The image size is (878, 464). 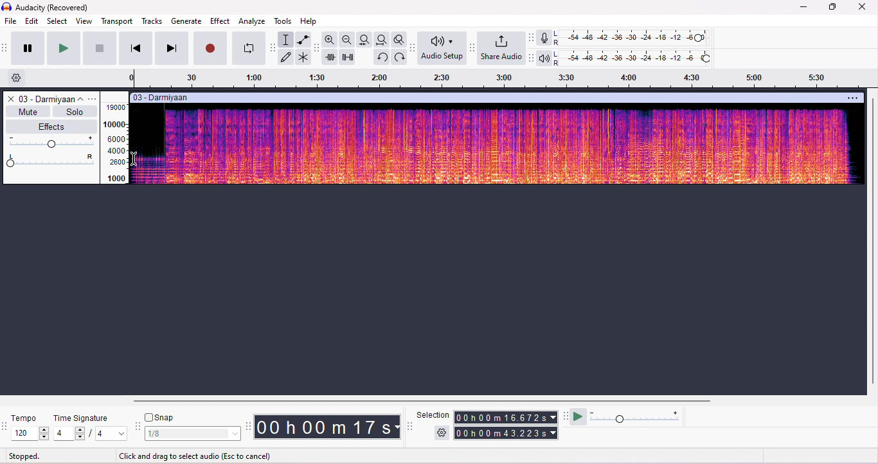 I want to click on select, so click(x=58, y=22).